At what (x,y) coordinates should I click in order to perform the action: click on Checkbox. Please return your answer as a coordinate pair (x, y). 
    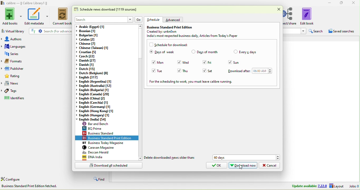
    Looking at the image, I should click on (154, 71).